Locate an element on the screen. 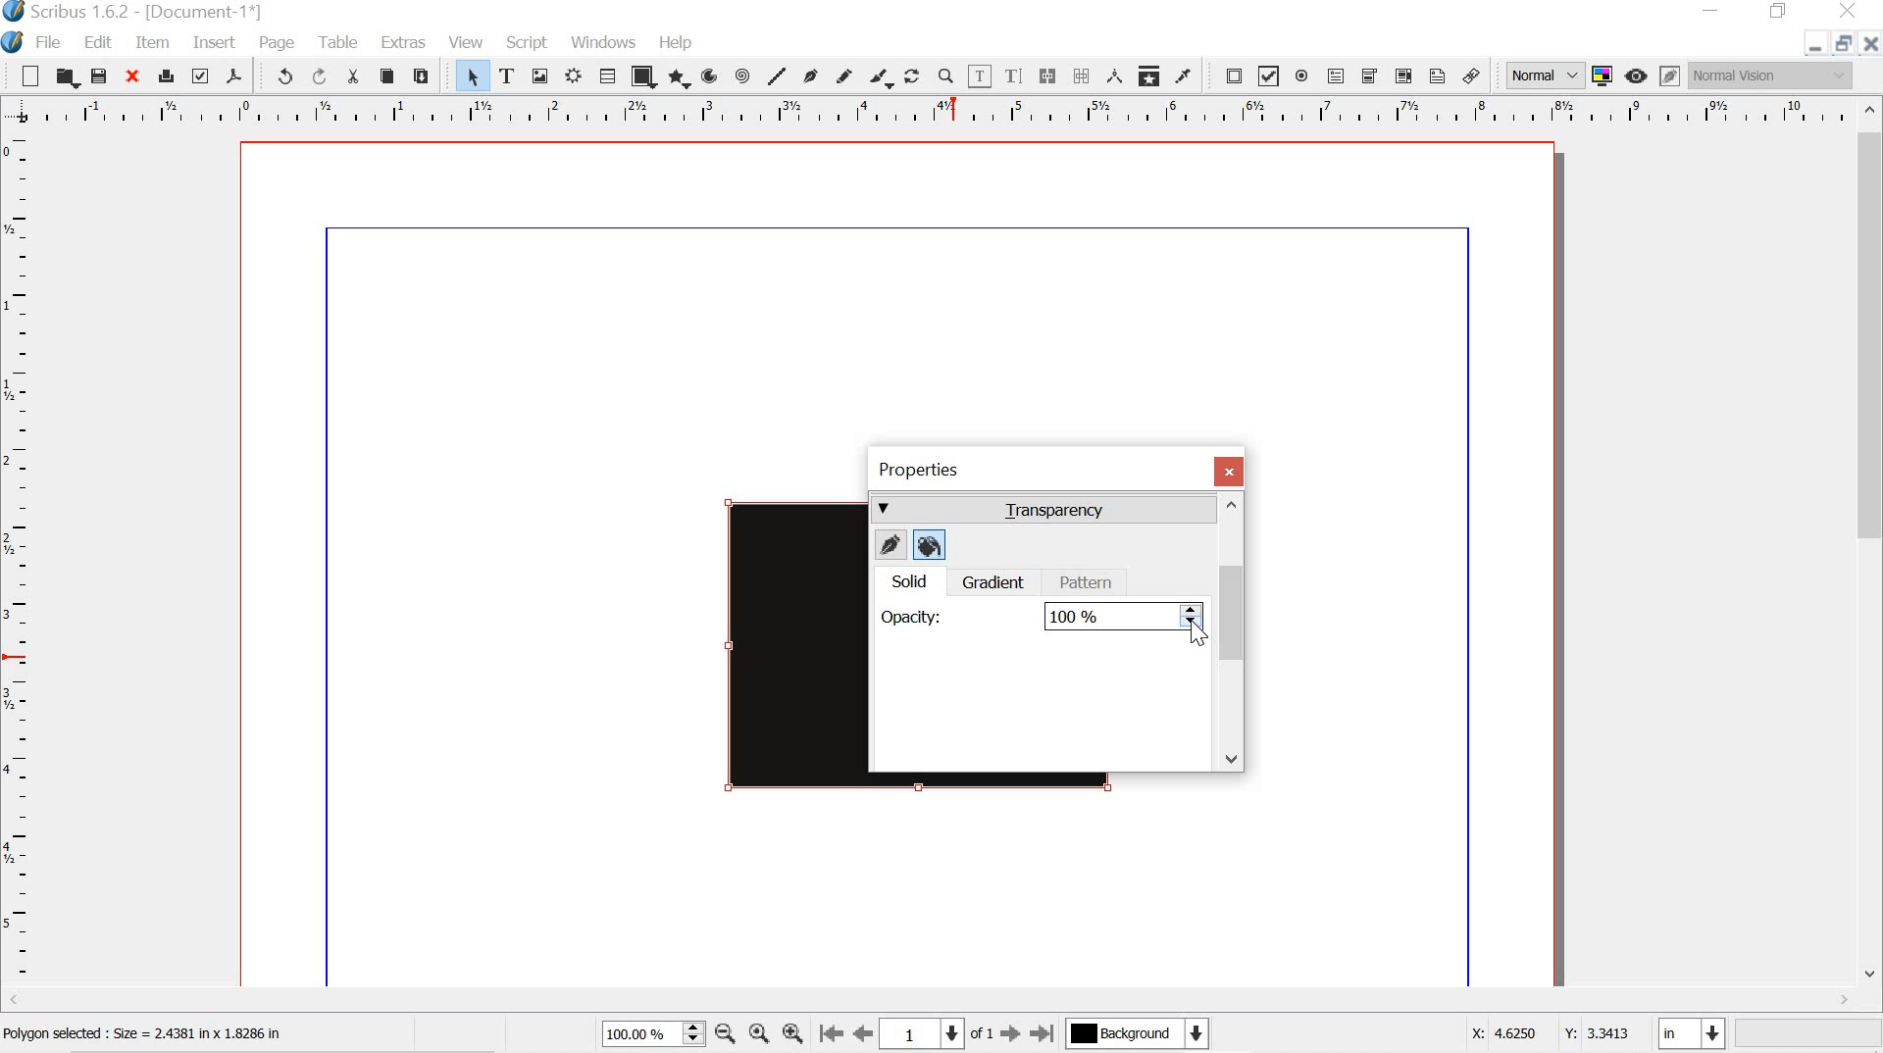 This screenshot has width=1883, height=1053. solid is located at coordinates (907, 582).